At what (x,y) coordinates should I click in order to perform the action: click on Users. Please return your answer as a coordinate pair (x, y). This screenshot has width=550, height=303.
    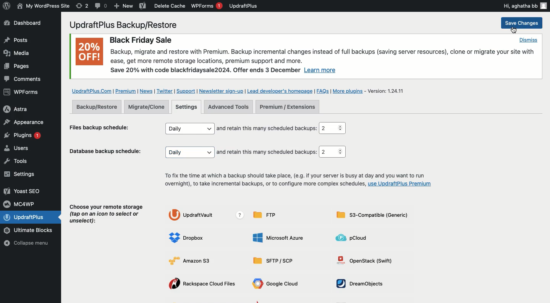
    Looking at the image, I should click on (24, 149).